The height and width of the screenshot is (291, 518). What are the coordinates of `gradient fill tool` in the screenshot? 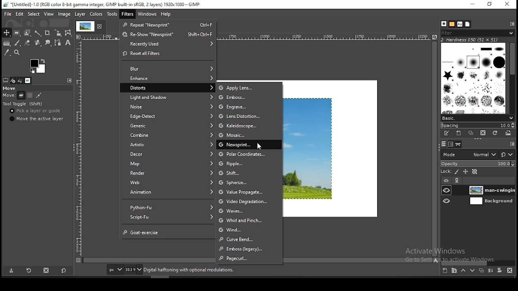 It's located at (7, 43).